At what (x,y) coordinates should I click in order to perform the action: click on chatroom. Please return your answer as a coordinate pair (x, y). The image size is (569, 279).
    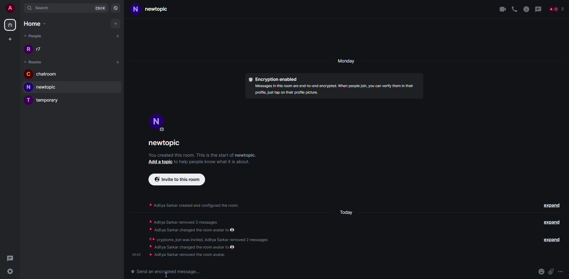
    Looking at the image, I should click on (42, 75).